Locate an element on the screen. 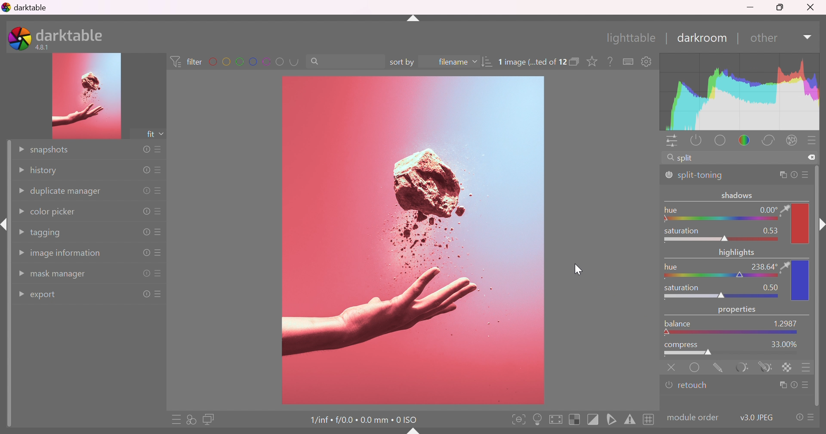  quick access to presets is located at coordinates (177, 421).